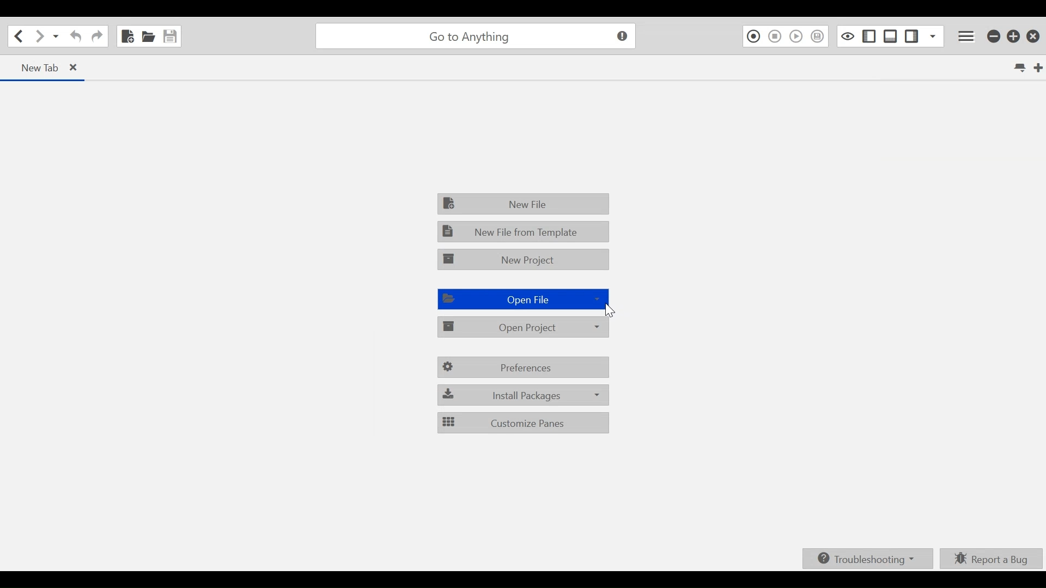 The width and height of the screenshot is (1046, 588). What do you see at coordinates (775, 36) in the screenshot?
I see `Stop Recording Macro` at bounding box center [775, 36].